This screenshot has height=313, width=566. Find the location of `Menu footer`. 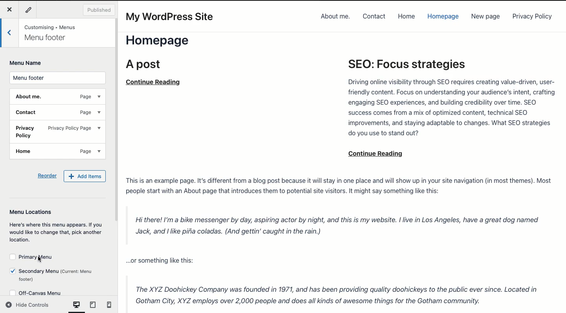

Menu footer is located at coordinates (57, 78).